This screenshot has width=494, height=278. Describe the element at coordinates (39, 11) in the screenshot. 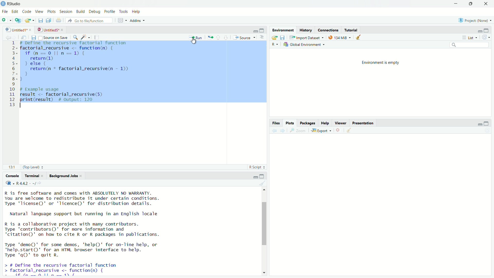

I see `View` at that location.